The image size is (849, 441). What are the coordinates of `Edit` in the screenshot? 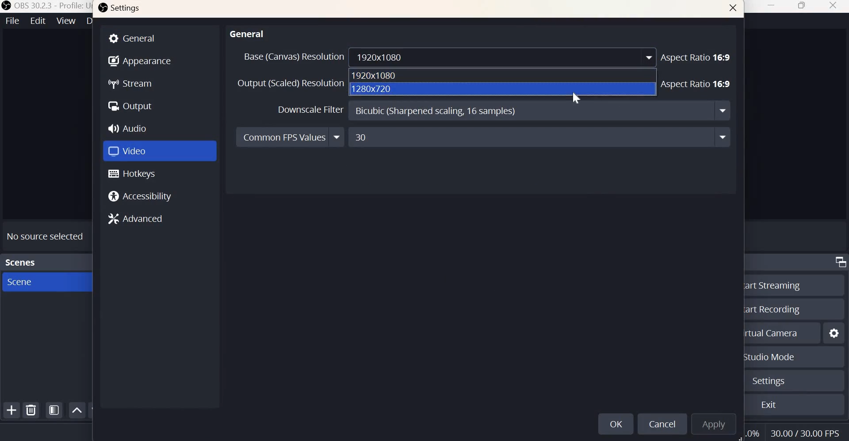 It's located at (37, 21).